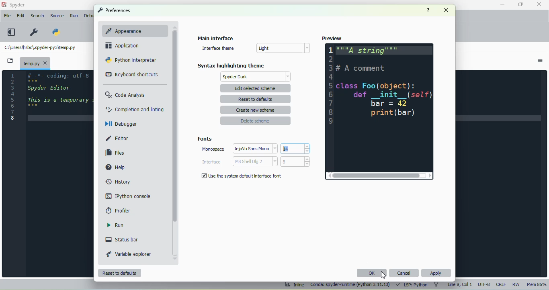 Image resolution: width=549 pixels, height=290 pixels. I want to click on apply, so click(436, 273).